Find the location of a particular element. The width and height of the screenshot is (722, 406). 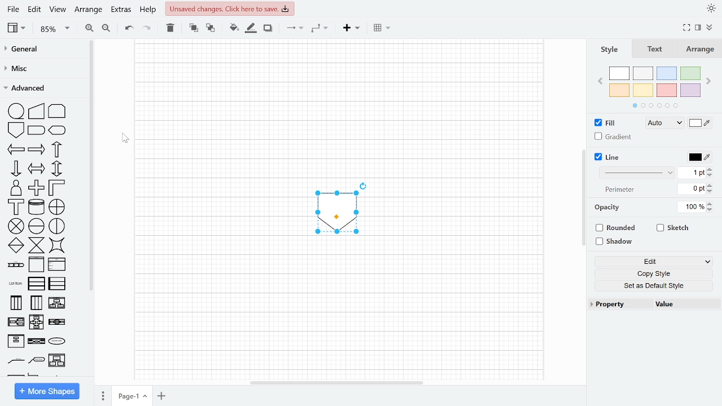

horizontal pool is located at coordinates (37, 284).